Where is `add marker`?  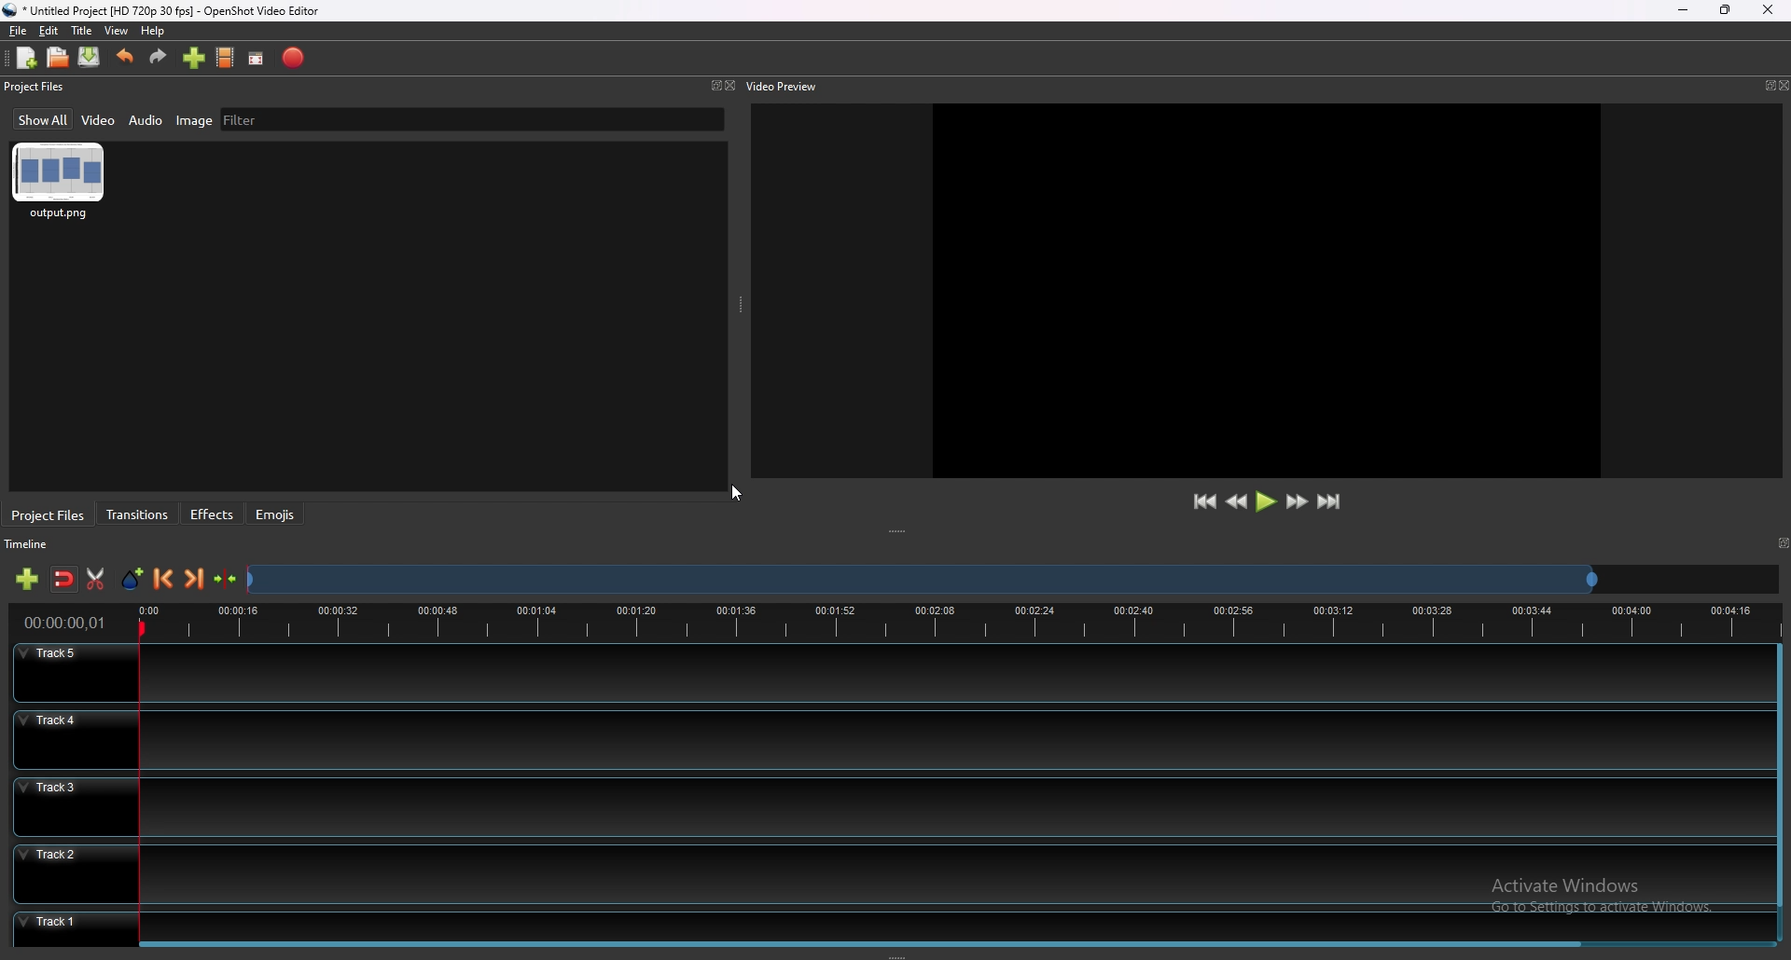
add marker is located at coordinates (134, 579).